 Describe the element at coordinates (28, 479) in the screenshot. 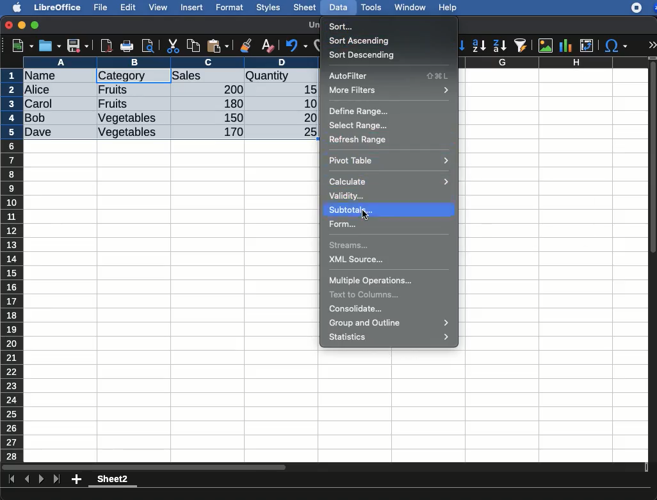

I see `previous sheet` at that location.